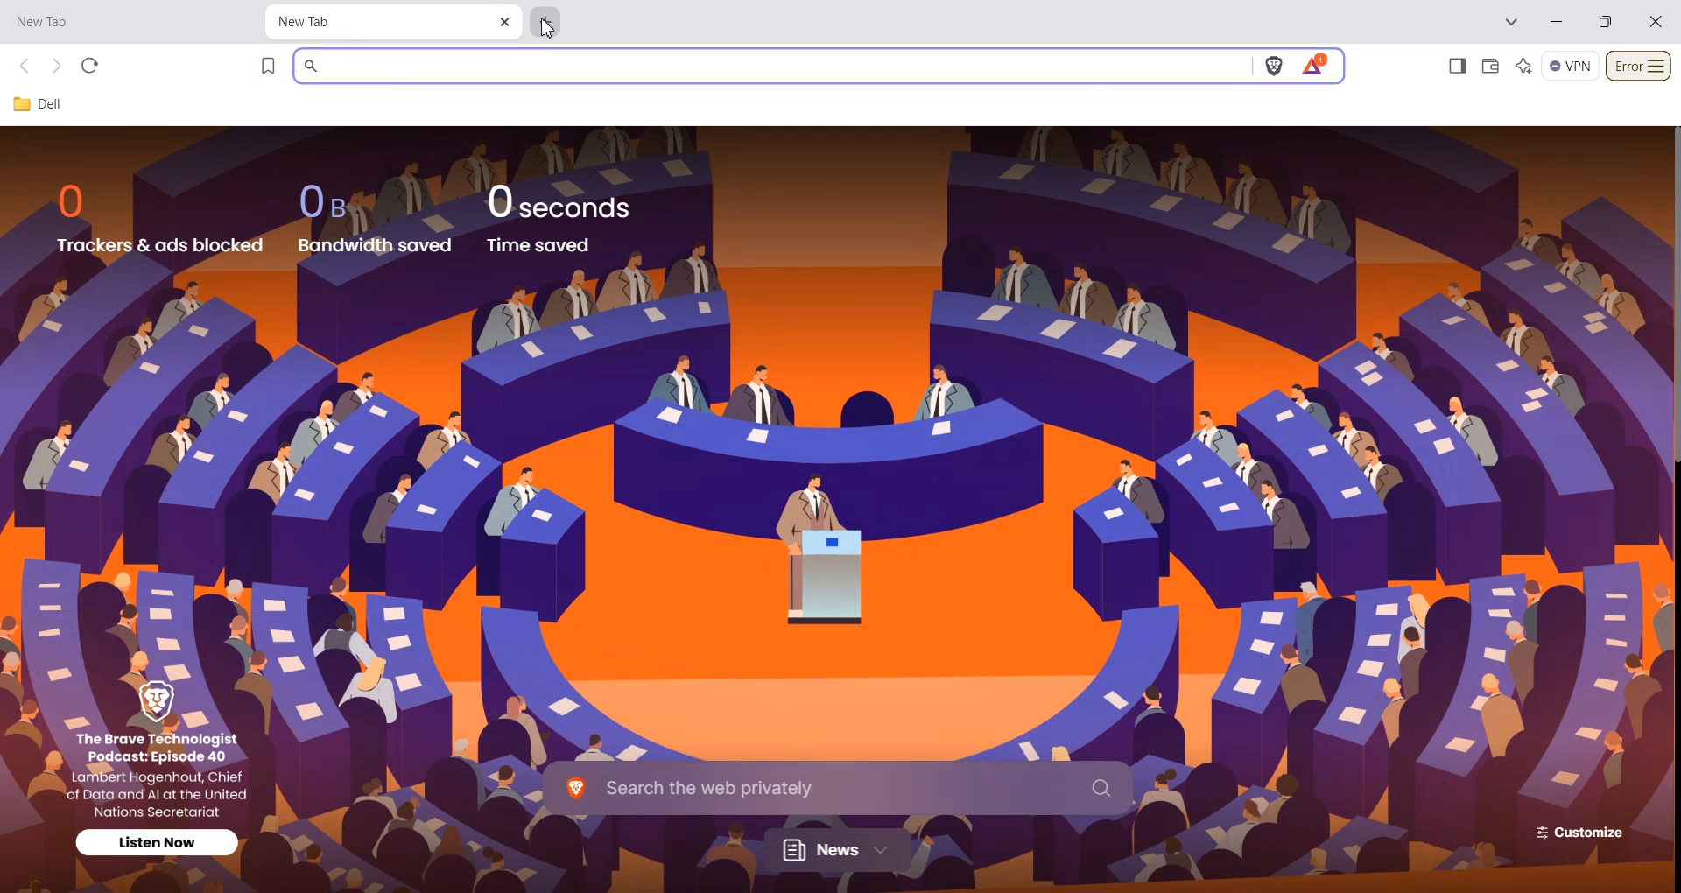  What do you see at coordinates (1670, 292) in the screenshot?
I see `Vertical Scrollbar ` at bounding box center [1670, 292].